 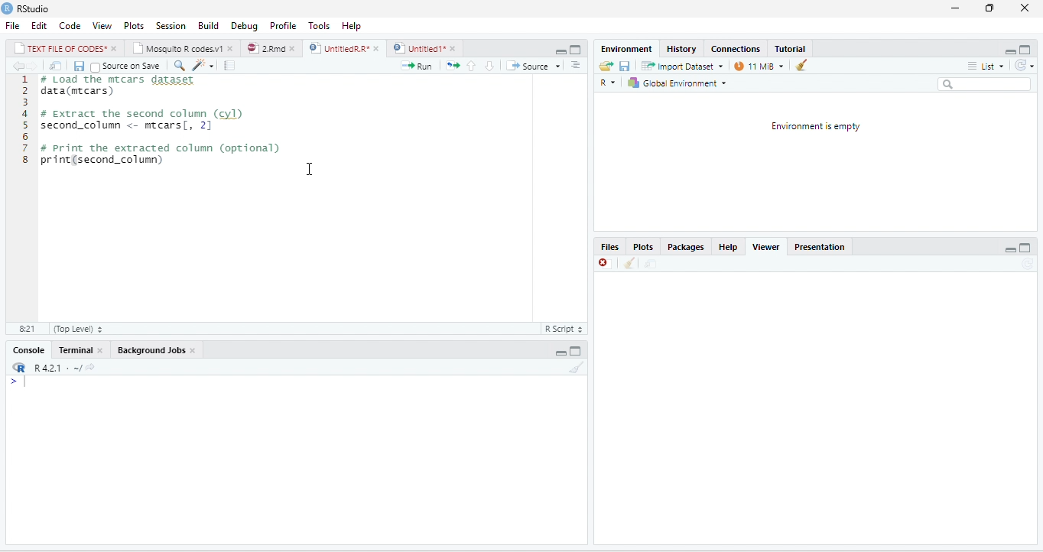 What do you see at coordinates (648, 265) in the screenshot?
I see `move` at bounding box center [648, 265].